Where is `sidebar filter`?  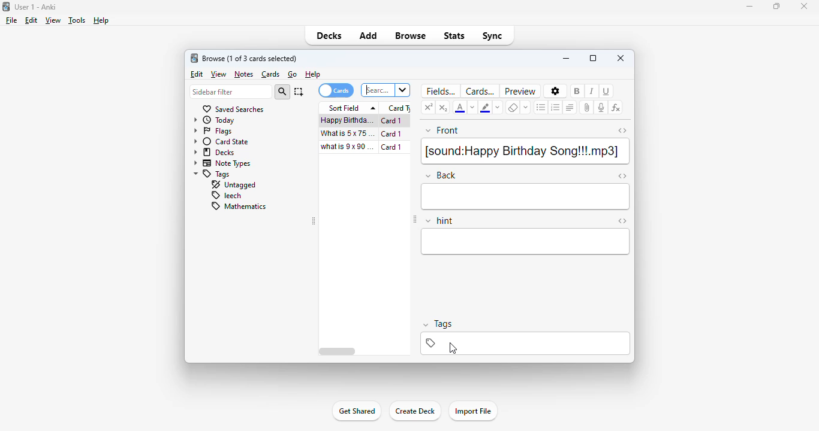 sidebar filter is located at coordinates (230, 92).